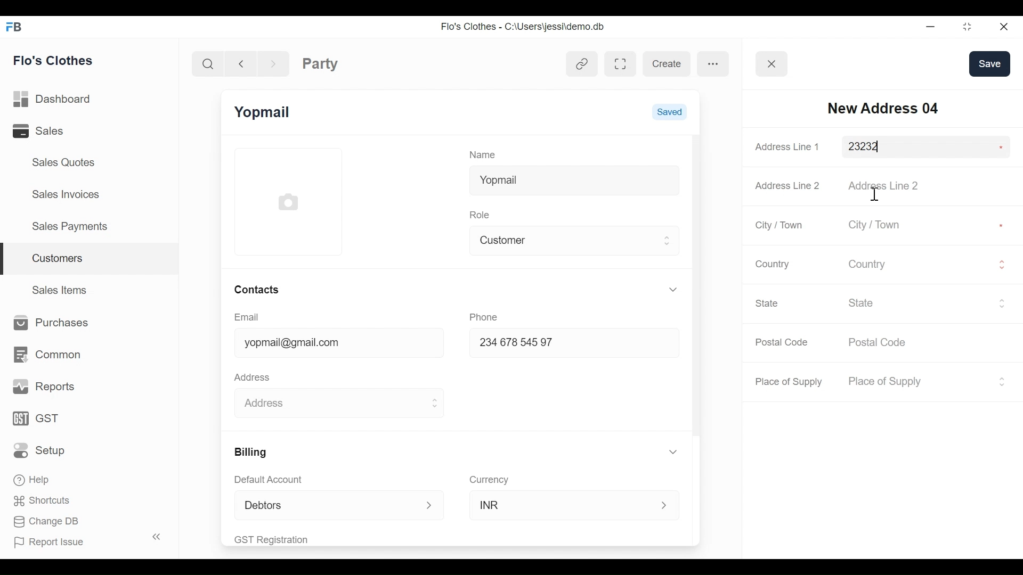 This screenshot has height=575, width=1023. Describe the element at coordinates (327, 401) in the screenshot. I see `Address` at that location.